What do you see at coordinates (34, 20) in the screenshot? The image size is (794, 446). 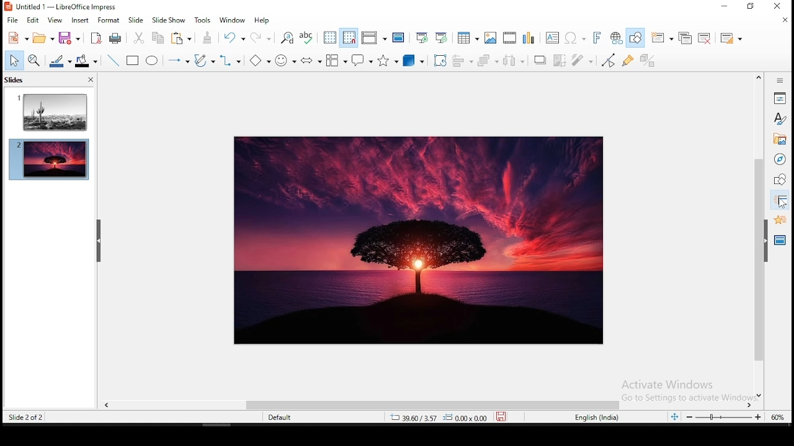 I see `edit` at bounding box center [34, 20].